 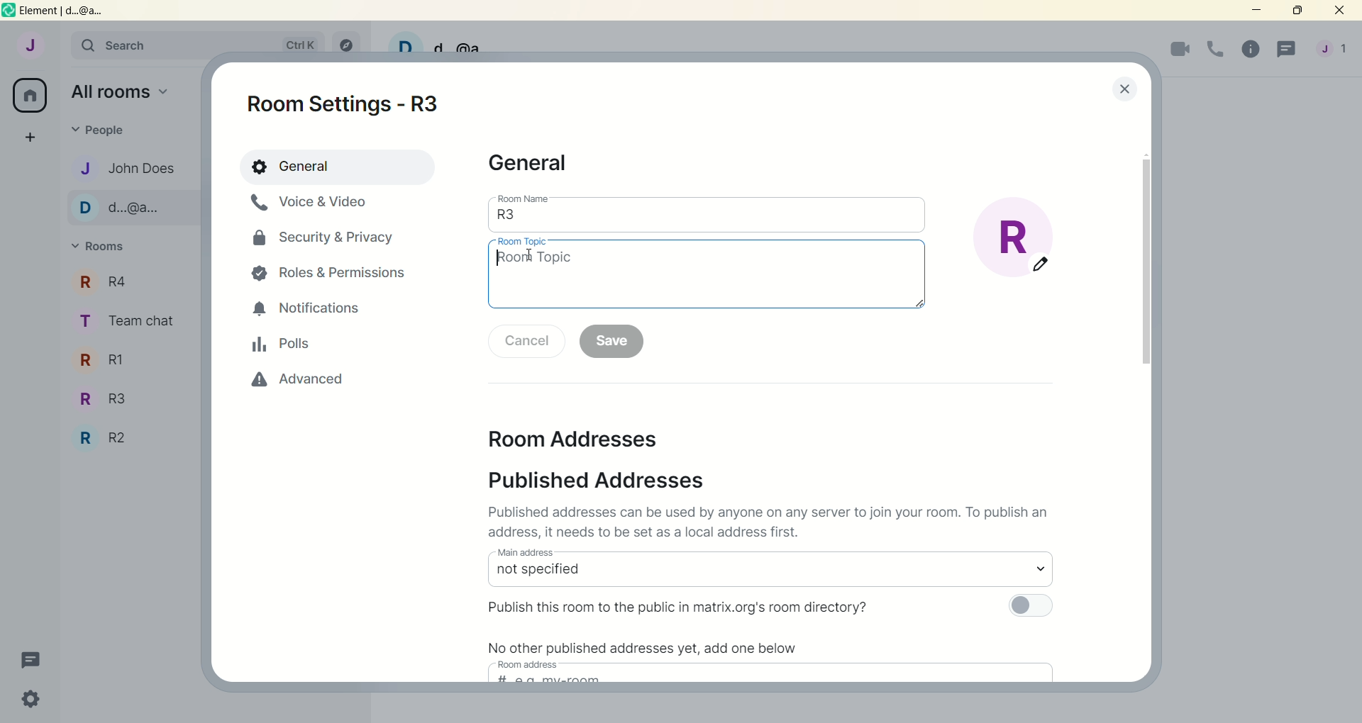 What do you see at coordinates (28, 136) in the screenshot?
I see `create a space` at bounding box center [28, 136].